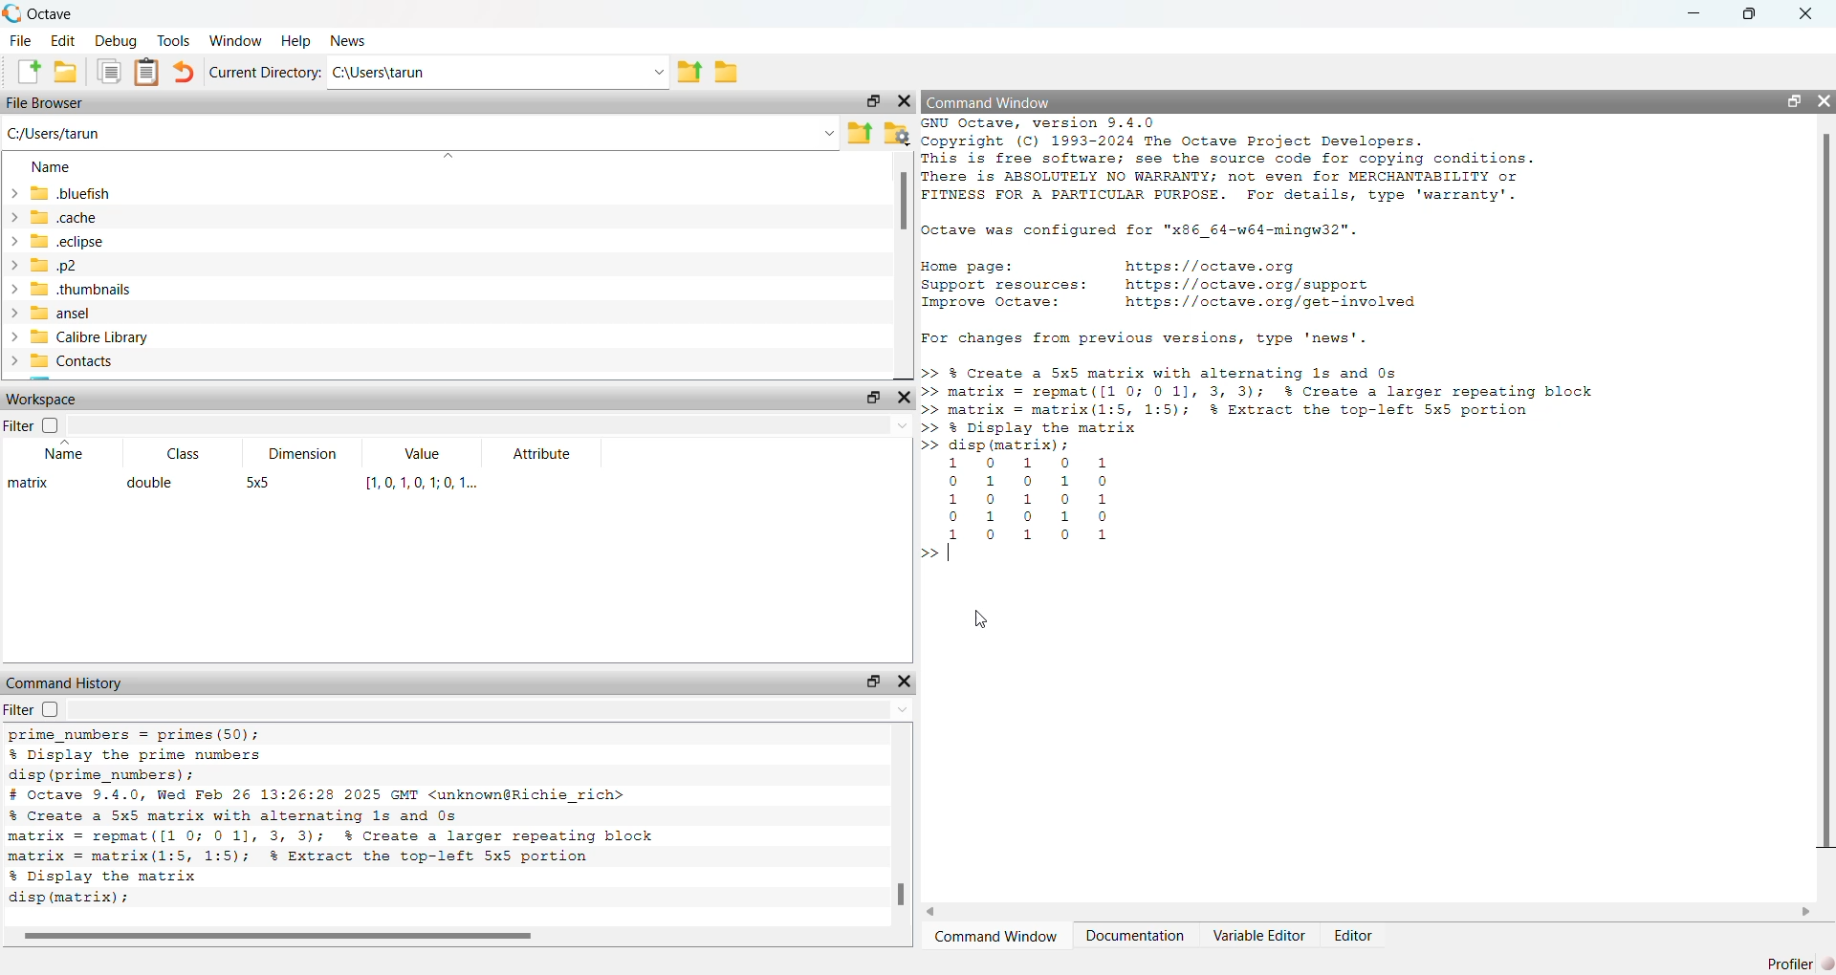 The image size is (1836, 975). Describe the element at coordinates (904, 201) in the screenshot. I see `scroll bar` at that location.